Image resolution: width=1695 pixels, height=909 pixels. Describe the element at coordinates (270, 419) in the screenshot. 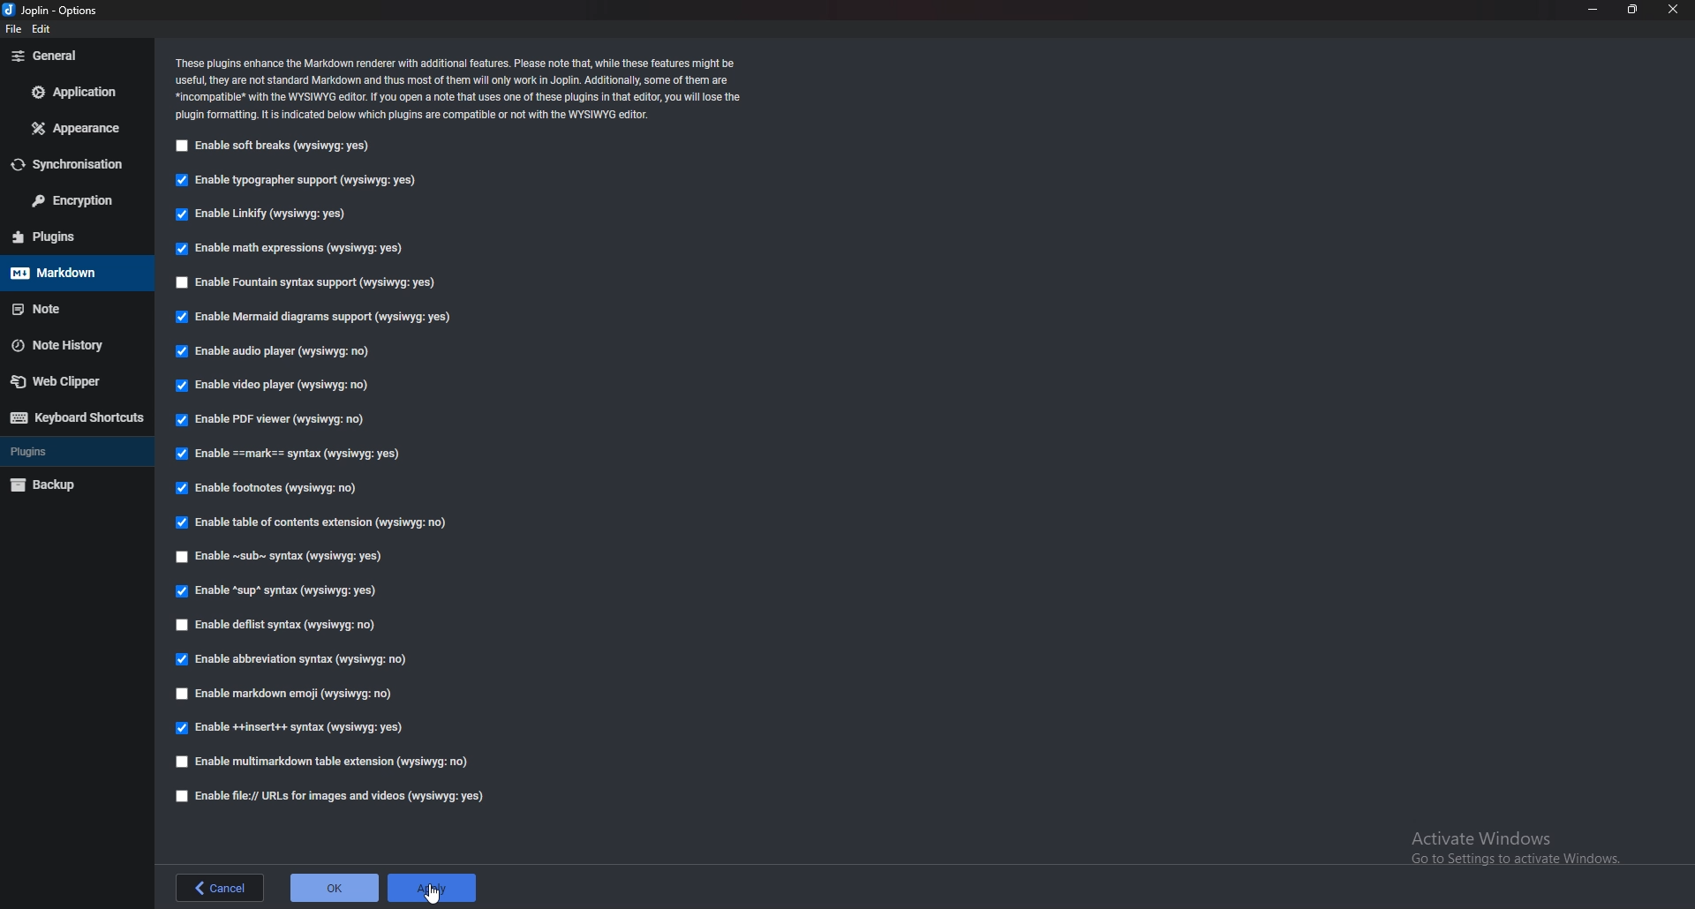

I see ` Enable pdf viewer` at that location.